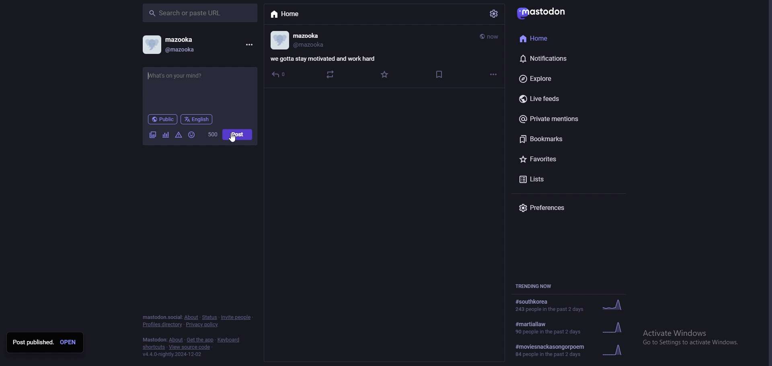 The width and height of the screenshot is (772, 366). Describe the element at coordinates (331, 74) in the screenshot. I see `boost` at that location.